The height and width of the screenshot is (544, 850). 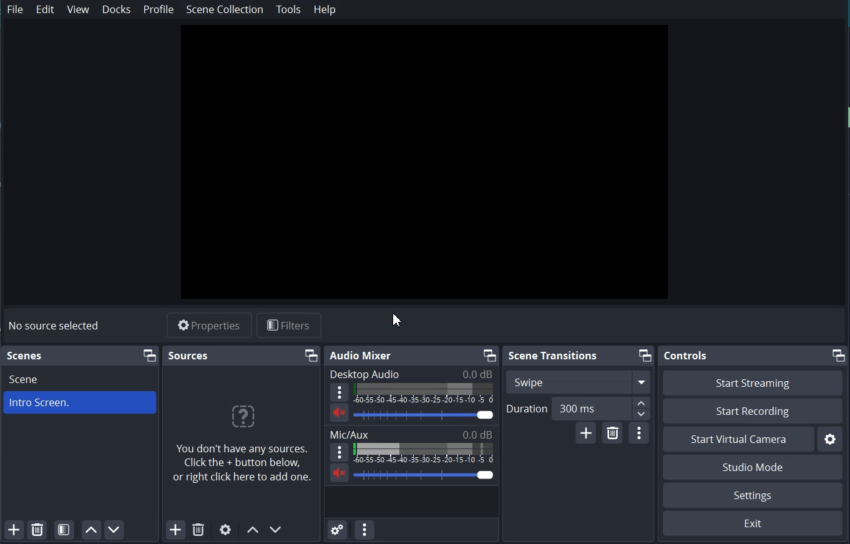 I want to click on New Scene, so click(x=81, y=405).